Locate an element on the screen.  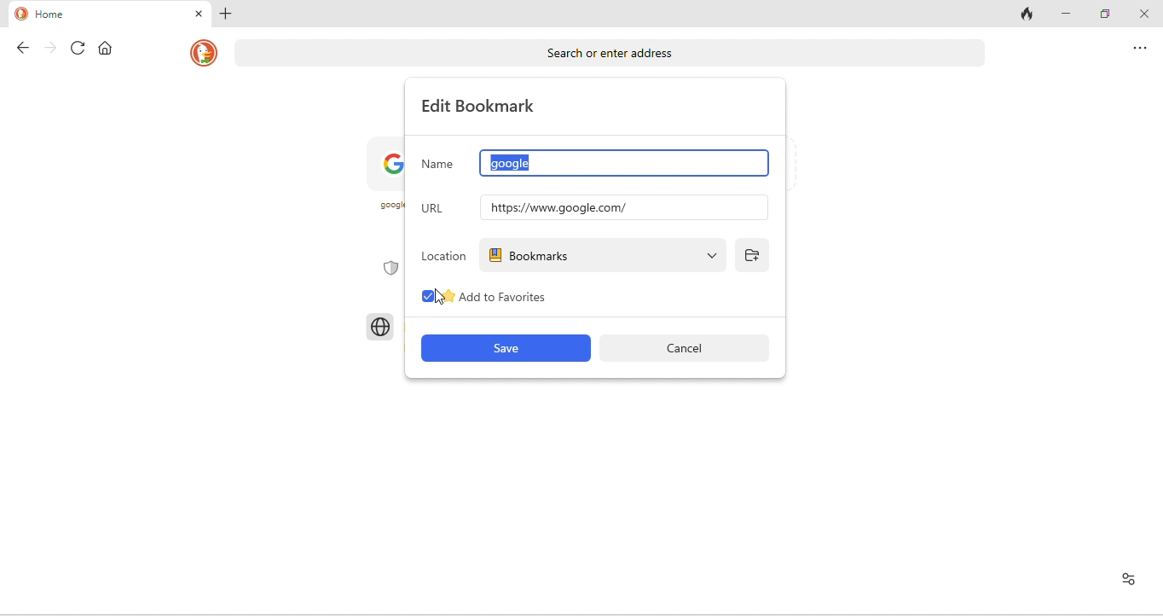
View site information is located at coordinates (1131, 581).